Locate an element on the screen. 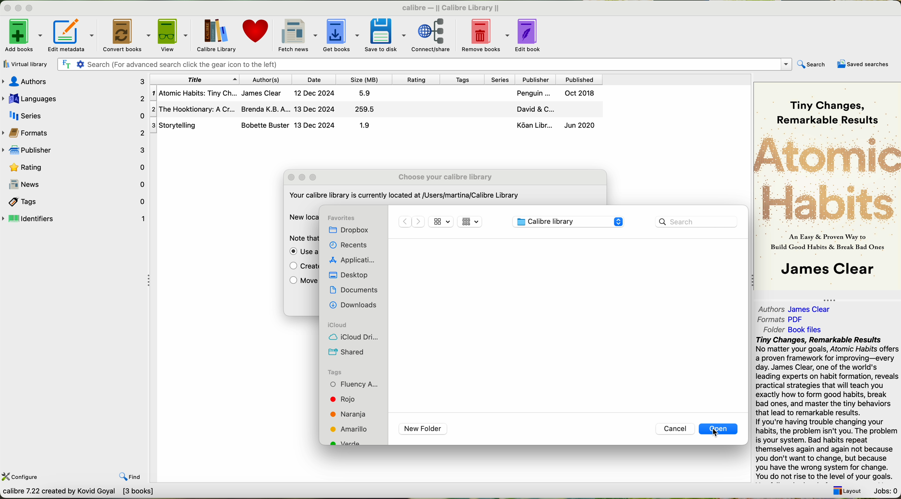  1| Atomic Habits: Tiny Ch... James Clear 12 Dec 2024 5.9 is located at coordinates (265, 94).